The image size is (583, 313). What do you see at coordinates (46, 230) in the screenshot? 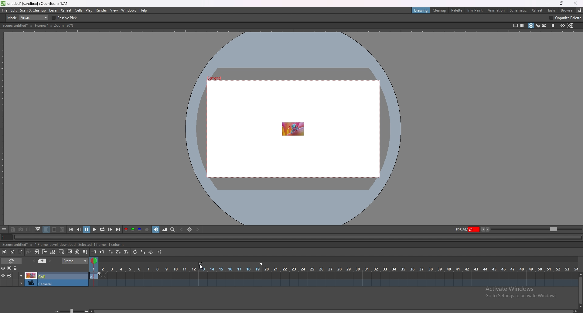
I see `black background` at bounding box center [46, 230].